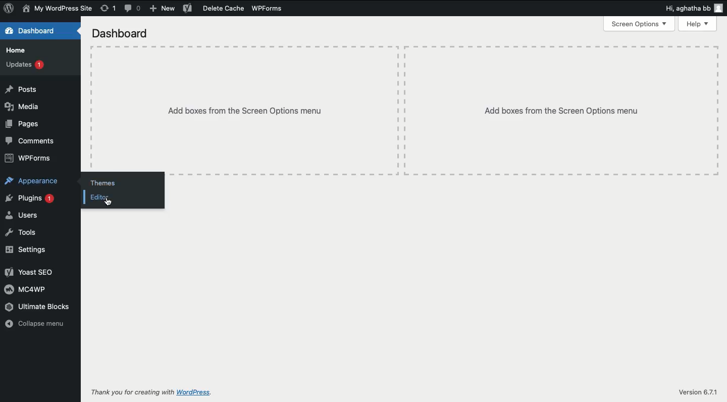  Describe the element at coordinates (546, 104) in the screenshot. I see `Add boxes from the Screen Options menu` at that location.